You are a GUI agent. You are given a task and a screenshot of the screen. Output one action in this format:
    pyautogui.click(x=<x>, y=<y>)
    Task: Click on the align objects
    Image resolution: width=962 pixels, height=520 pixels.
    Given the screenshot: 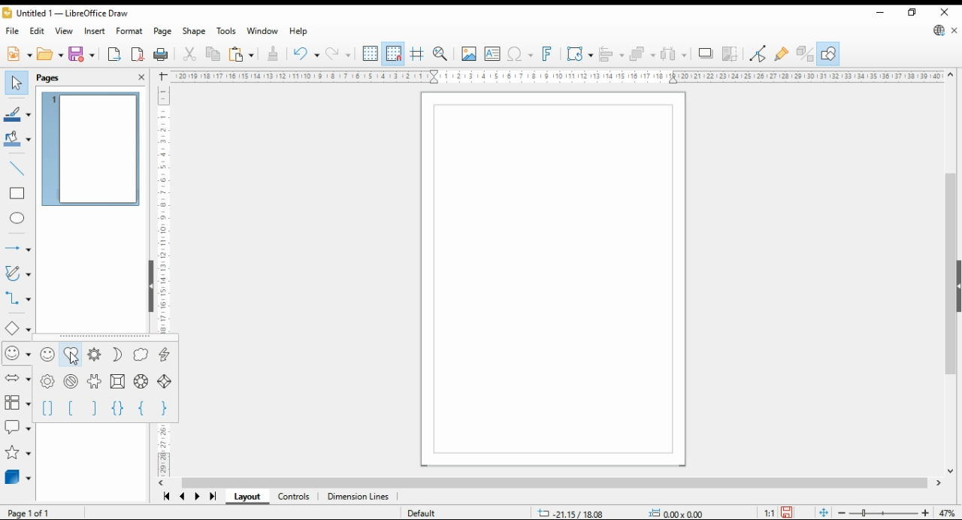 What is the action you would take?
    pyautogui.click(x=612, y=54)
    